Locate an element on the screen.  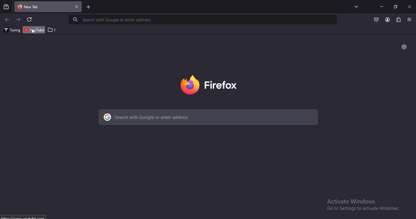
current tab is located at coordinates (48, 7).